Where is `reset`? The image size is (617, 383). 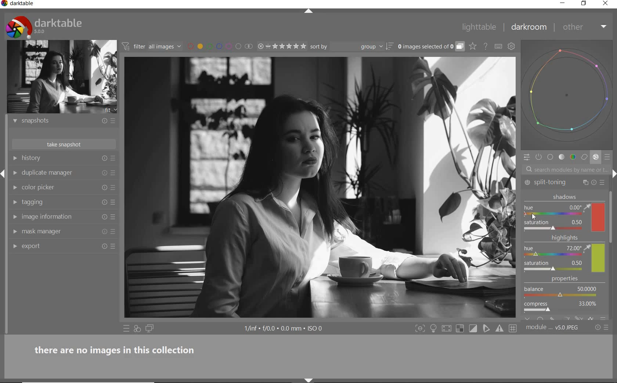
reset is located at coordinates (104, 233).